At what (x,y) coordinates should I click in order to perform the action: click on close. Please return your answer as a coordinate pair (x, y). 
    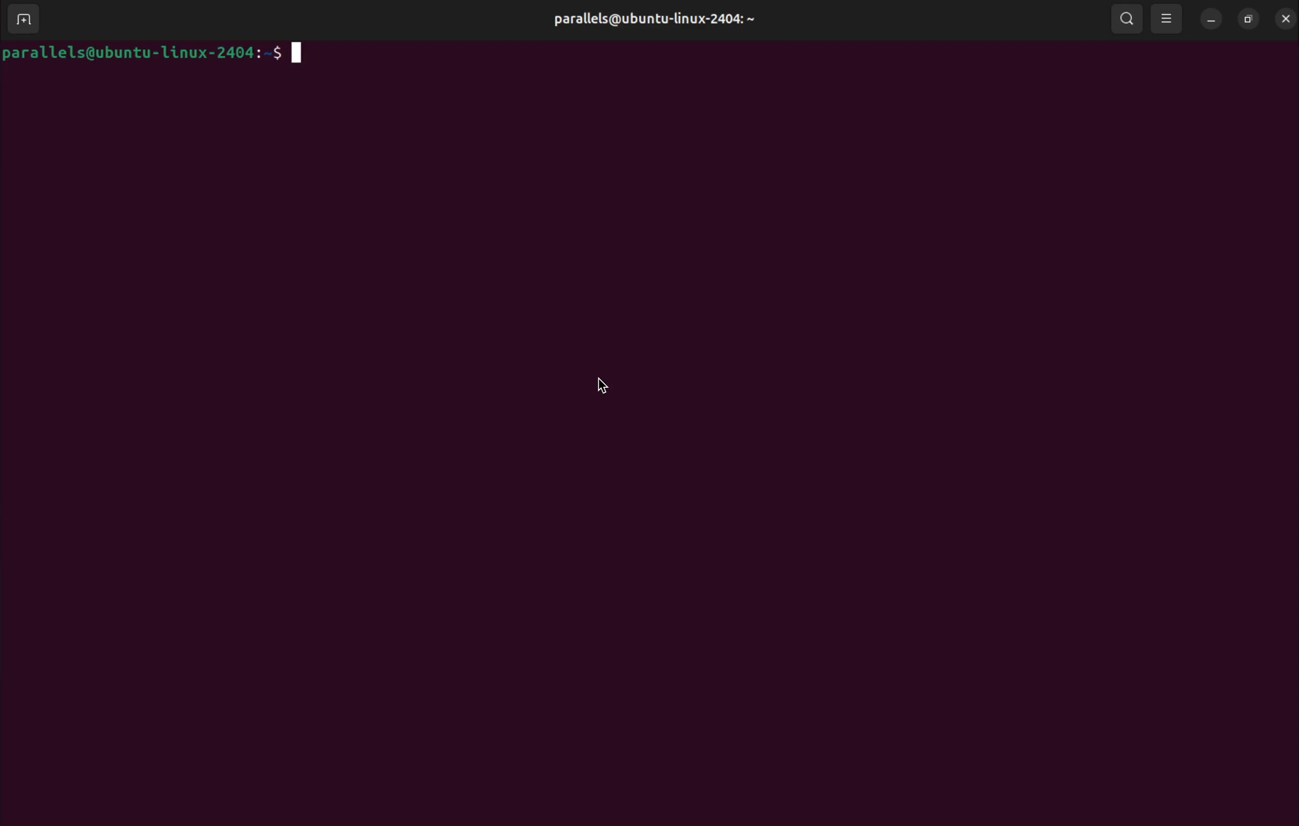
    Looking at the image, I should click on (1284, 20).